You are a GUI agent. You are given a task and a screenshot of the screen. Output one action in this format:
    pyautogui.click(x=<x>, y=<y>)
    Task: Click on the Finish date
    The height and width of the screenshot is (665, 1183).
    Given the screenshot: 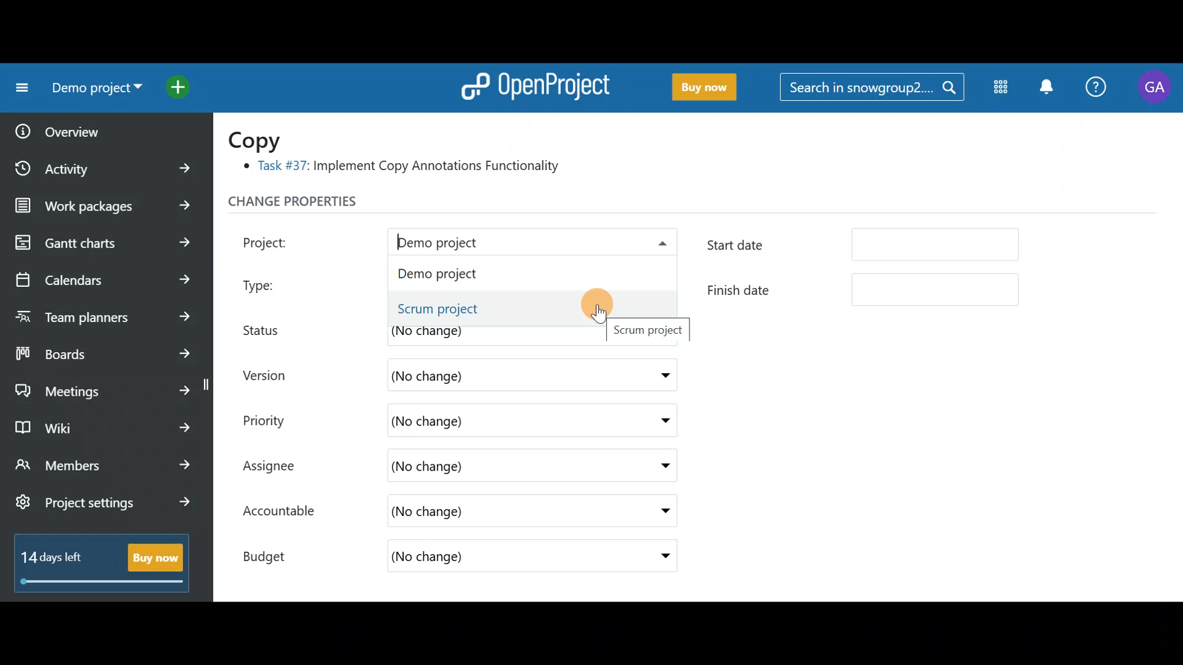 What is the action you would take?
    pyautogui.click(x=864, y=289)
    